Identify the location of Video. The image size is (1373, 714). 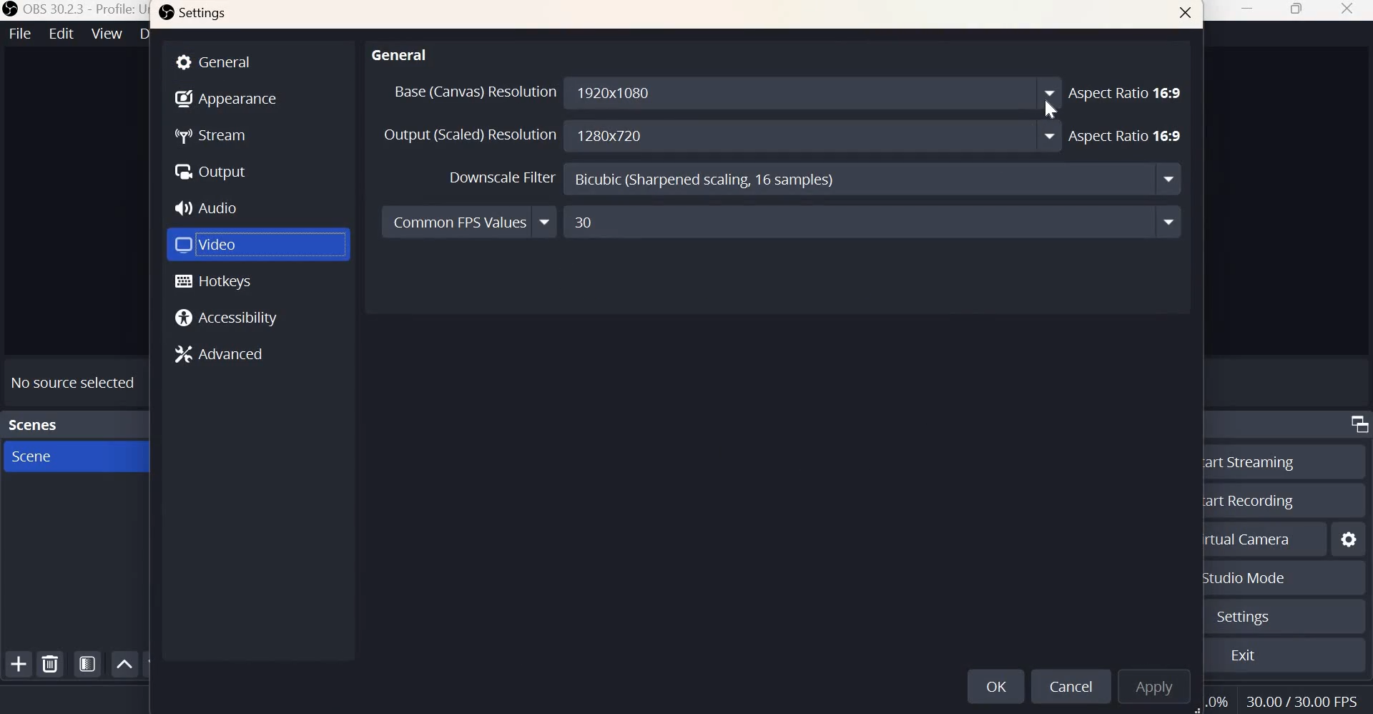
(210, 243).